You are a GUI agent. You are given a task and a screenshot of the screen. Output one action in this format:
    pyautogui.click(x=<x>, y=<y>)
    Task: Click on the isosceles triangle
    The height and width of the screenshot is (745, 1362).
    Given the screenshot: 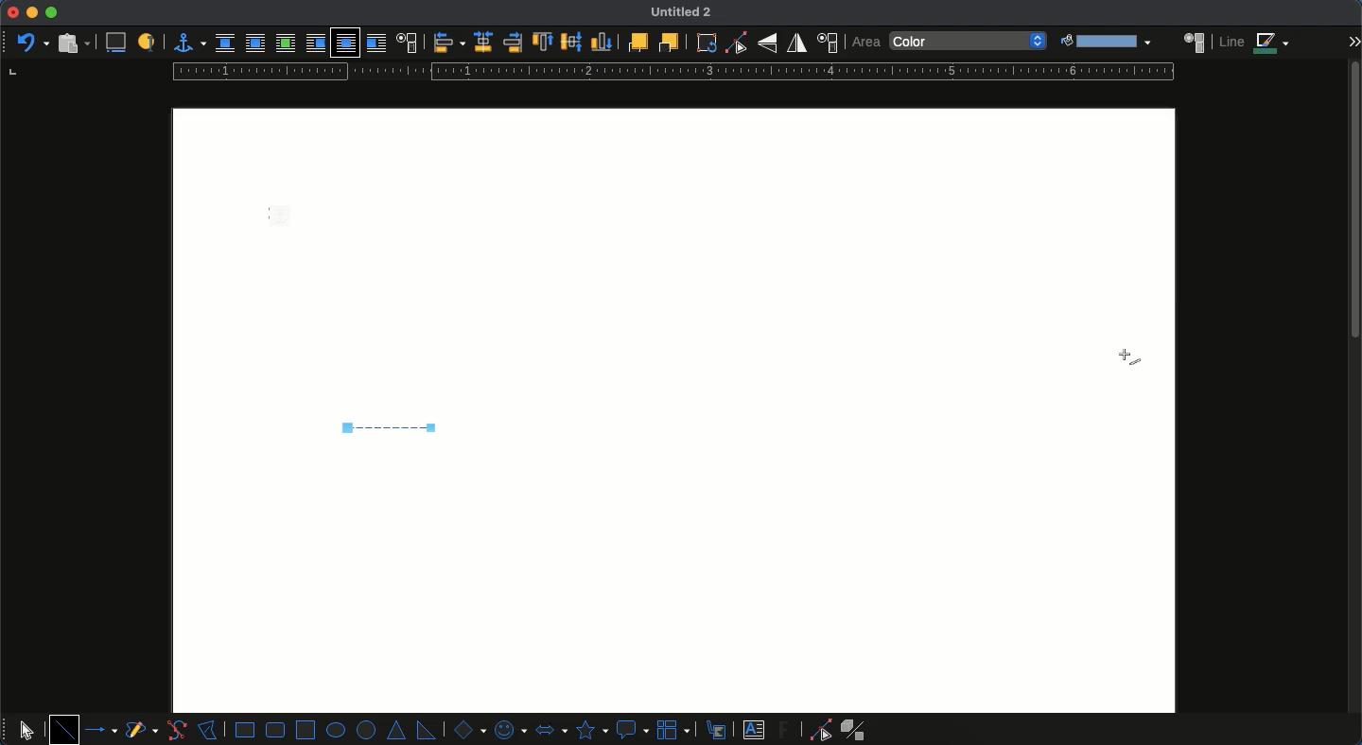 What is the action you would take?
    pyautogui.click(x=398, y=731)
    